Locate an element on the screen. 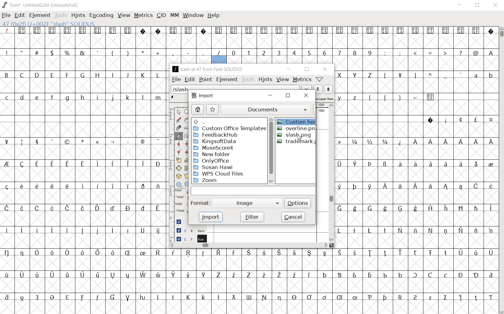 This screenshot has height=314, width=504. empty cells is located at coordinates (416, 196).